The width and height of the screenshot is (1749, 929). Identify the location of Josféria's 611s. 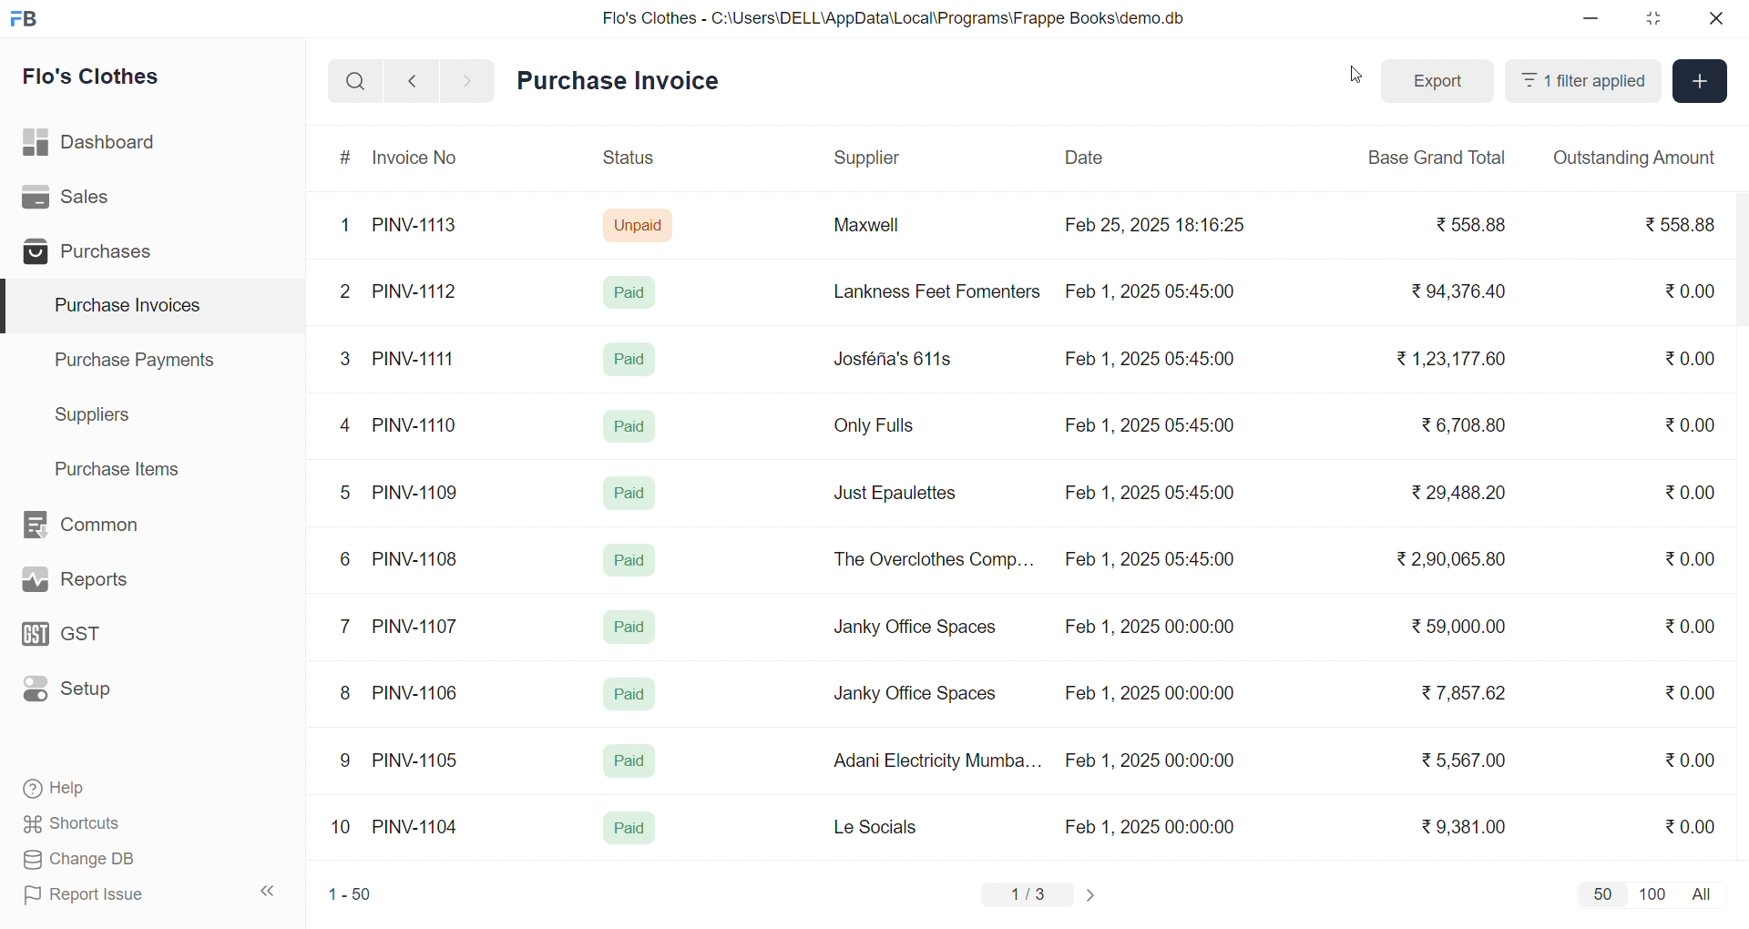
(890, 356).